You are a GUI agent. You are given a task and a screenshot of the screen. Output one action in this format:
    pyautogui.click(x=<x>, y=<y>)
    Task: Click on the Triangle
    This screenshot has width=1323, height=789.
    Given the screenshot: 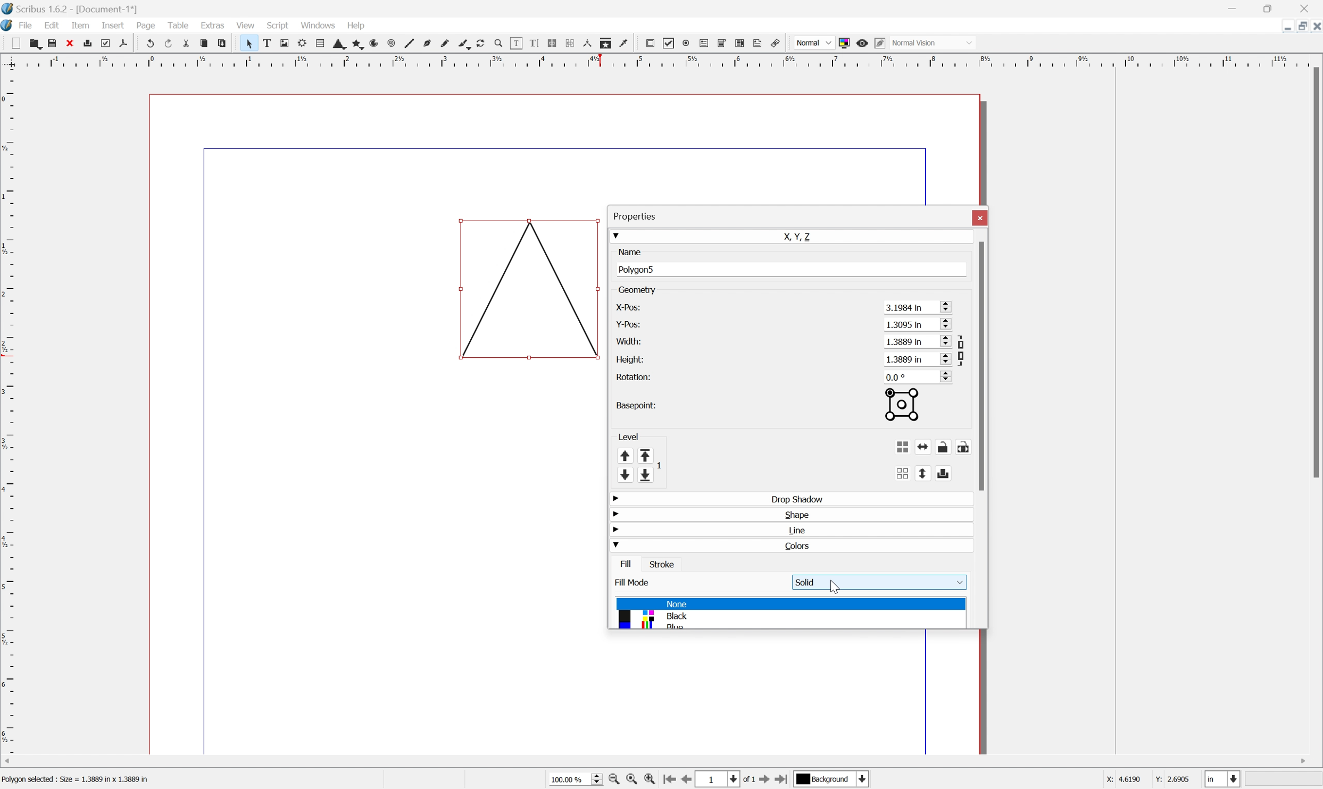 What is the action you would take?
    pyautogui.click(x=530, y=290)
    